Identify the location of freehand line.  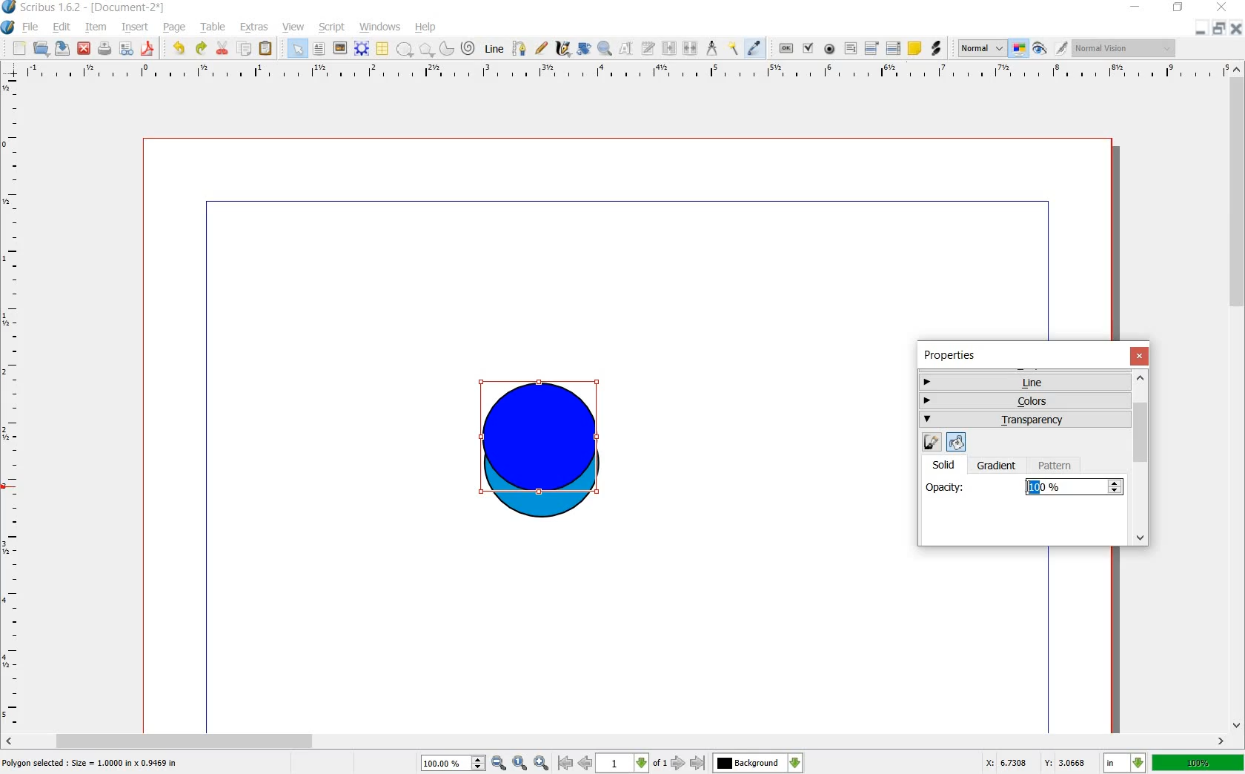
(542, 48).